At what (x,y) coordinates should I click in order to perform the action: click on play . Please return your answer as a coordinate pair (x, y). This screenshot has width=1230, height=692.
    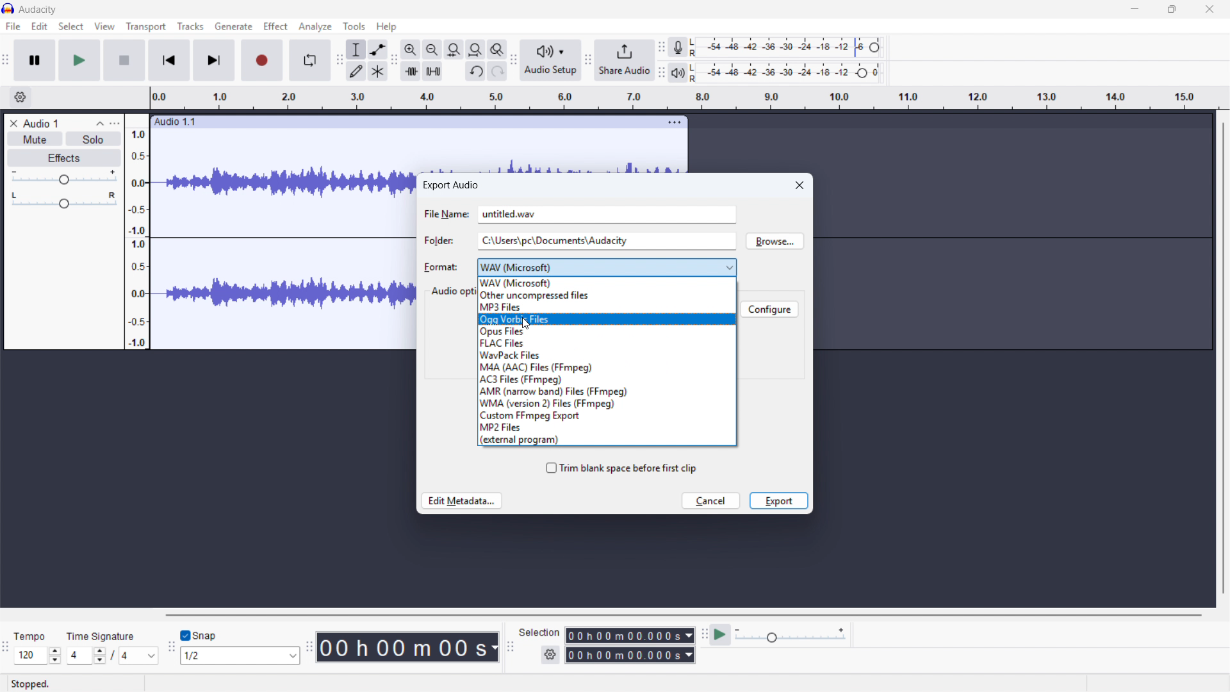
    Looking at the image, I should click on (80, 61).